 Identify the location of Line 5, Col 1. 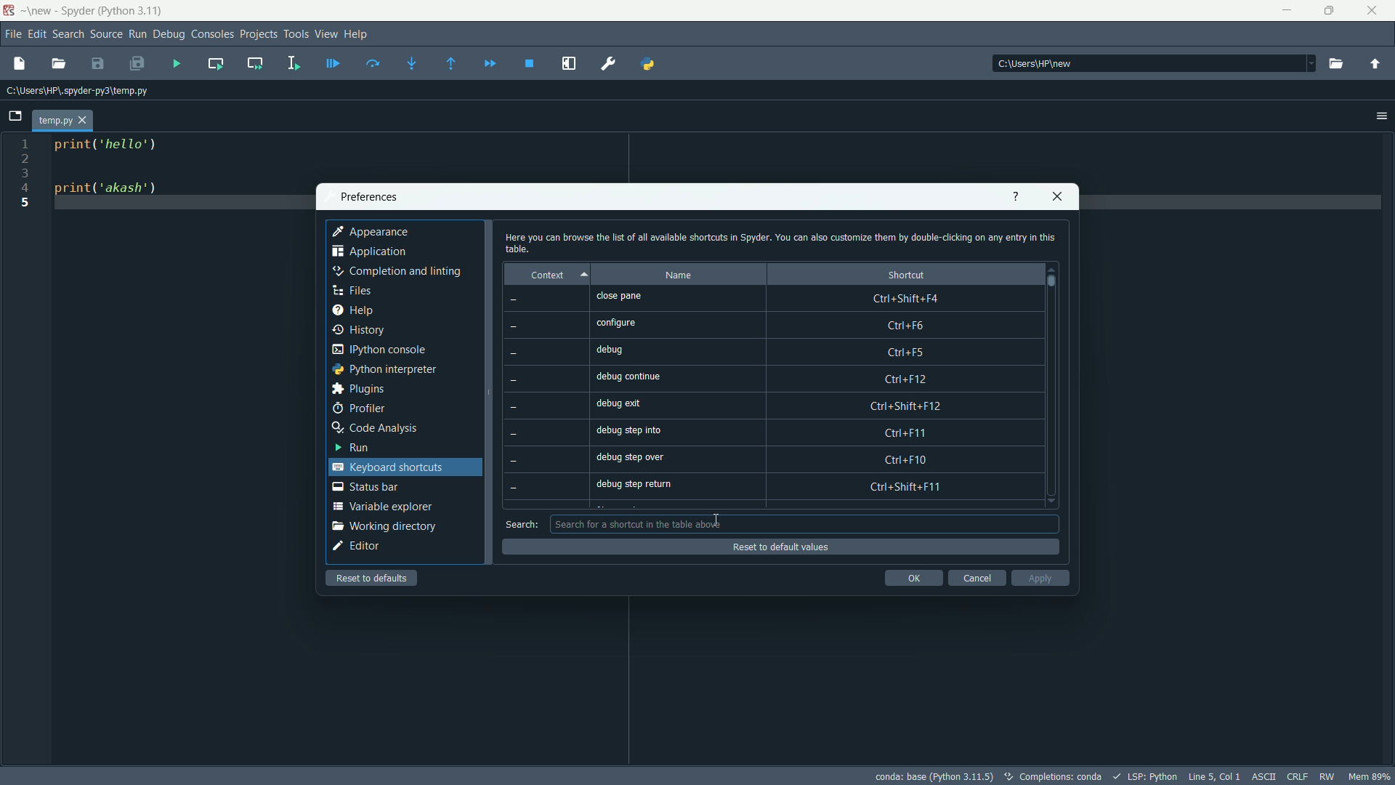
(1213, 774).